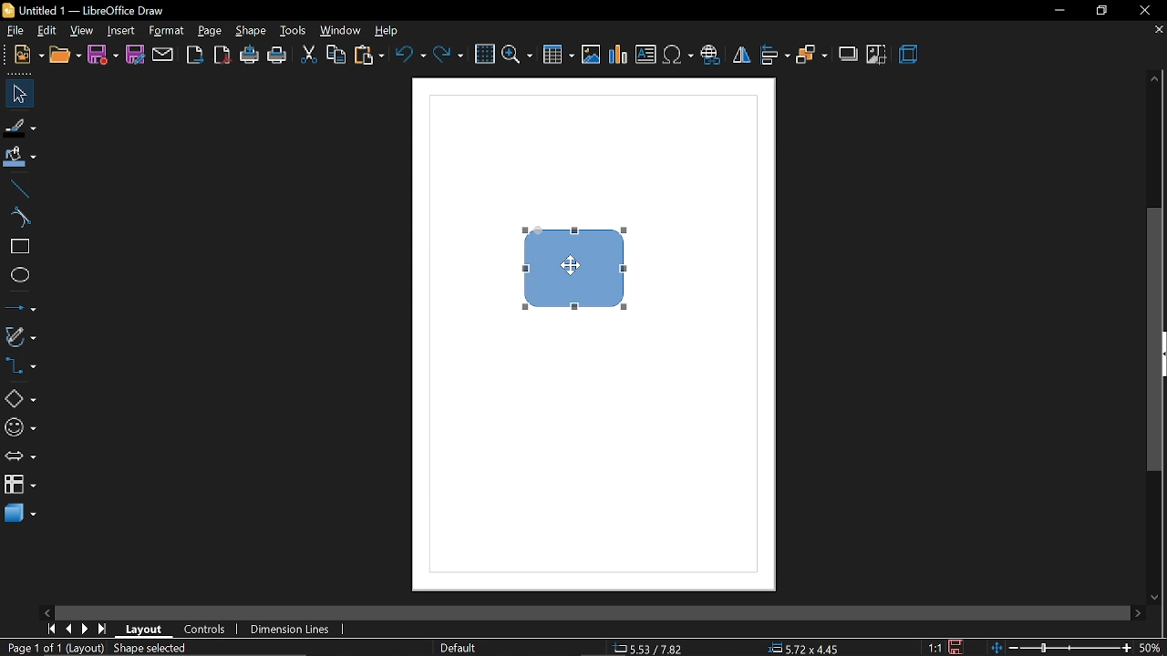 This screenshot has width=1167, height=656. Describe the element at coordinates (19, 456) in the screenshot. I see `arrows` at that location.